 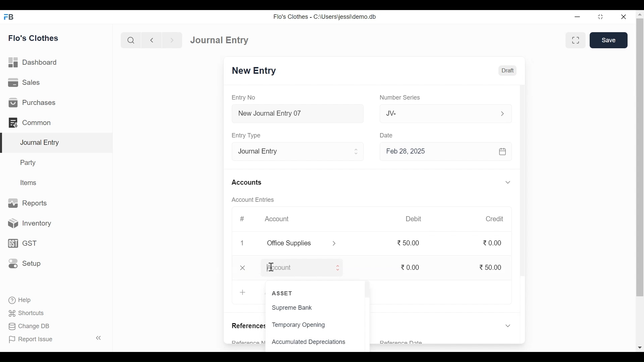 What do you see at coordinates (414, 219) in the screenshot?
I see `Debit` at bounding box center [414, 219].